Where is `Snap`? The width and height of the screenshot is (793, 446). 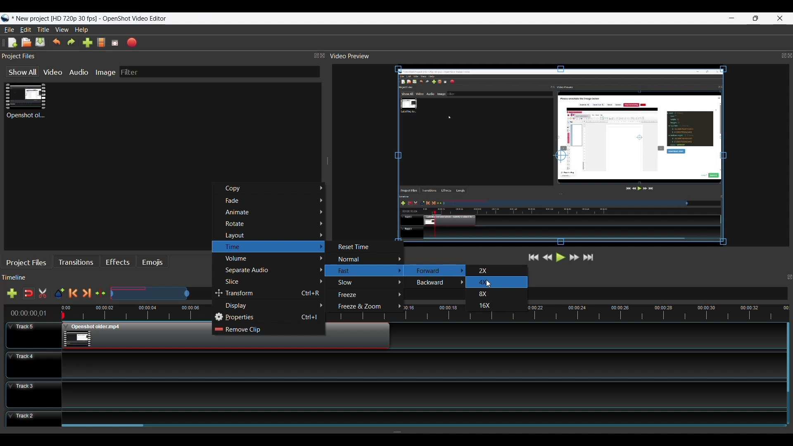
Snap is located at coordinates (28, 294).